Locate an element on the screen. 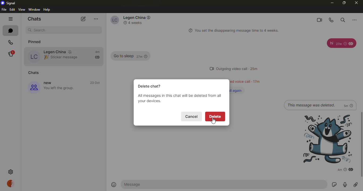 Image resolution: width=363 pixels, height=191 pixels. time is located at coordinates (341, 44).